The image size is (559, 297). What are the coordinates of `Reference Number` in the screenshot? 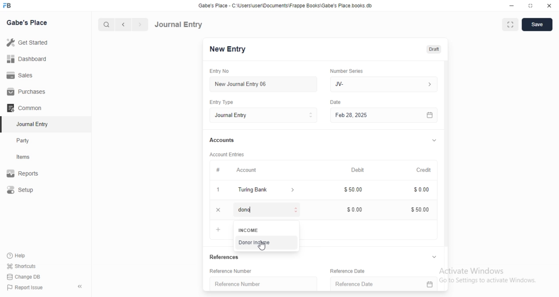 It's located at (236, 271).